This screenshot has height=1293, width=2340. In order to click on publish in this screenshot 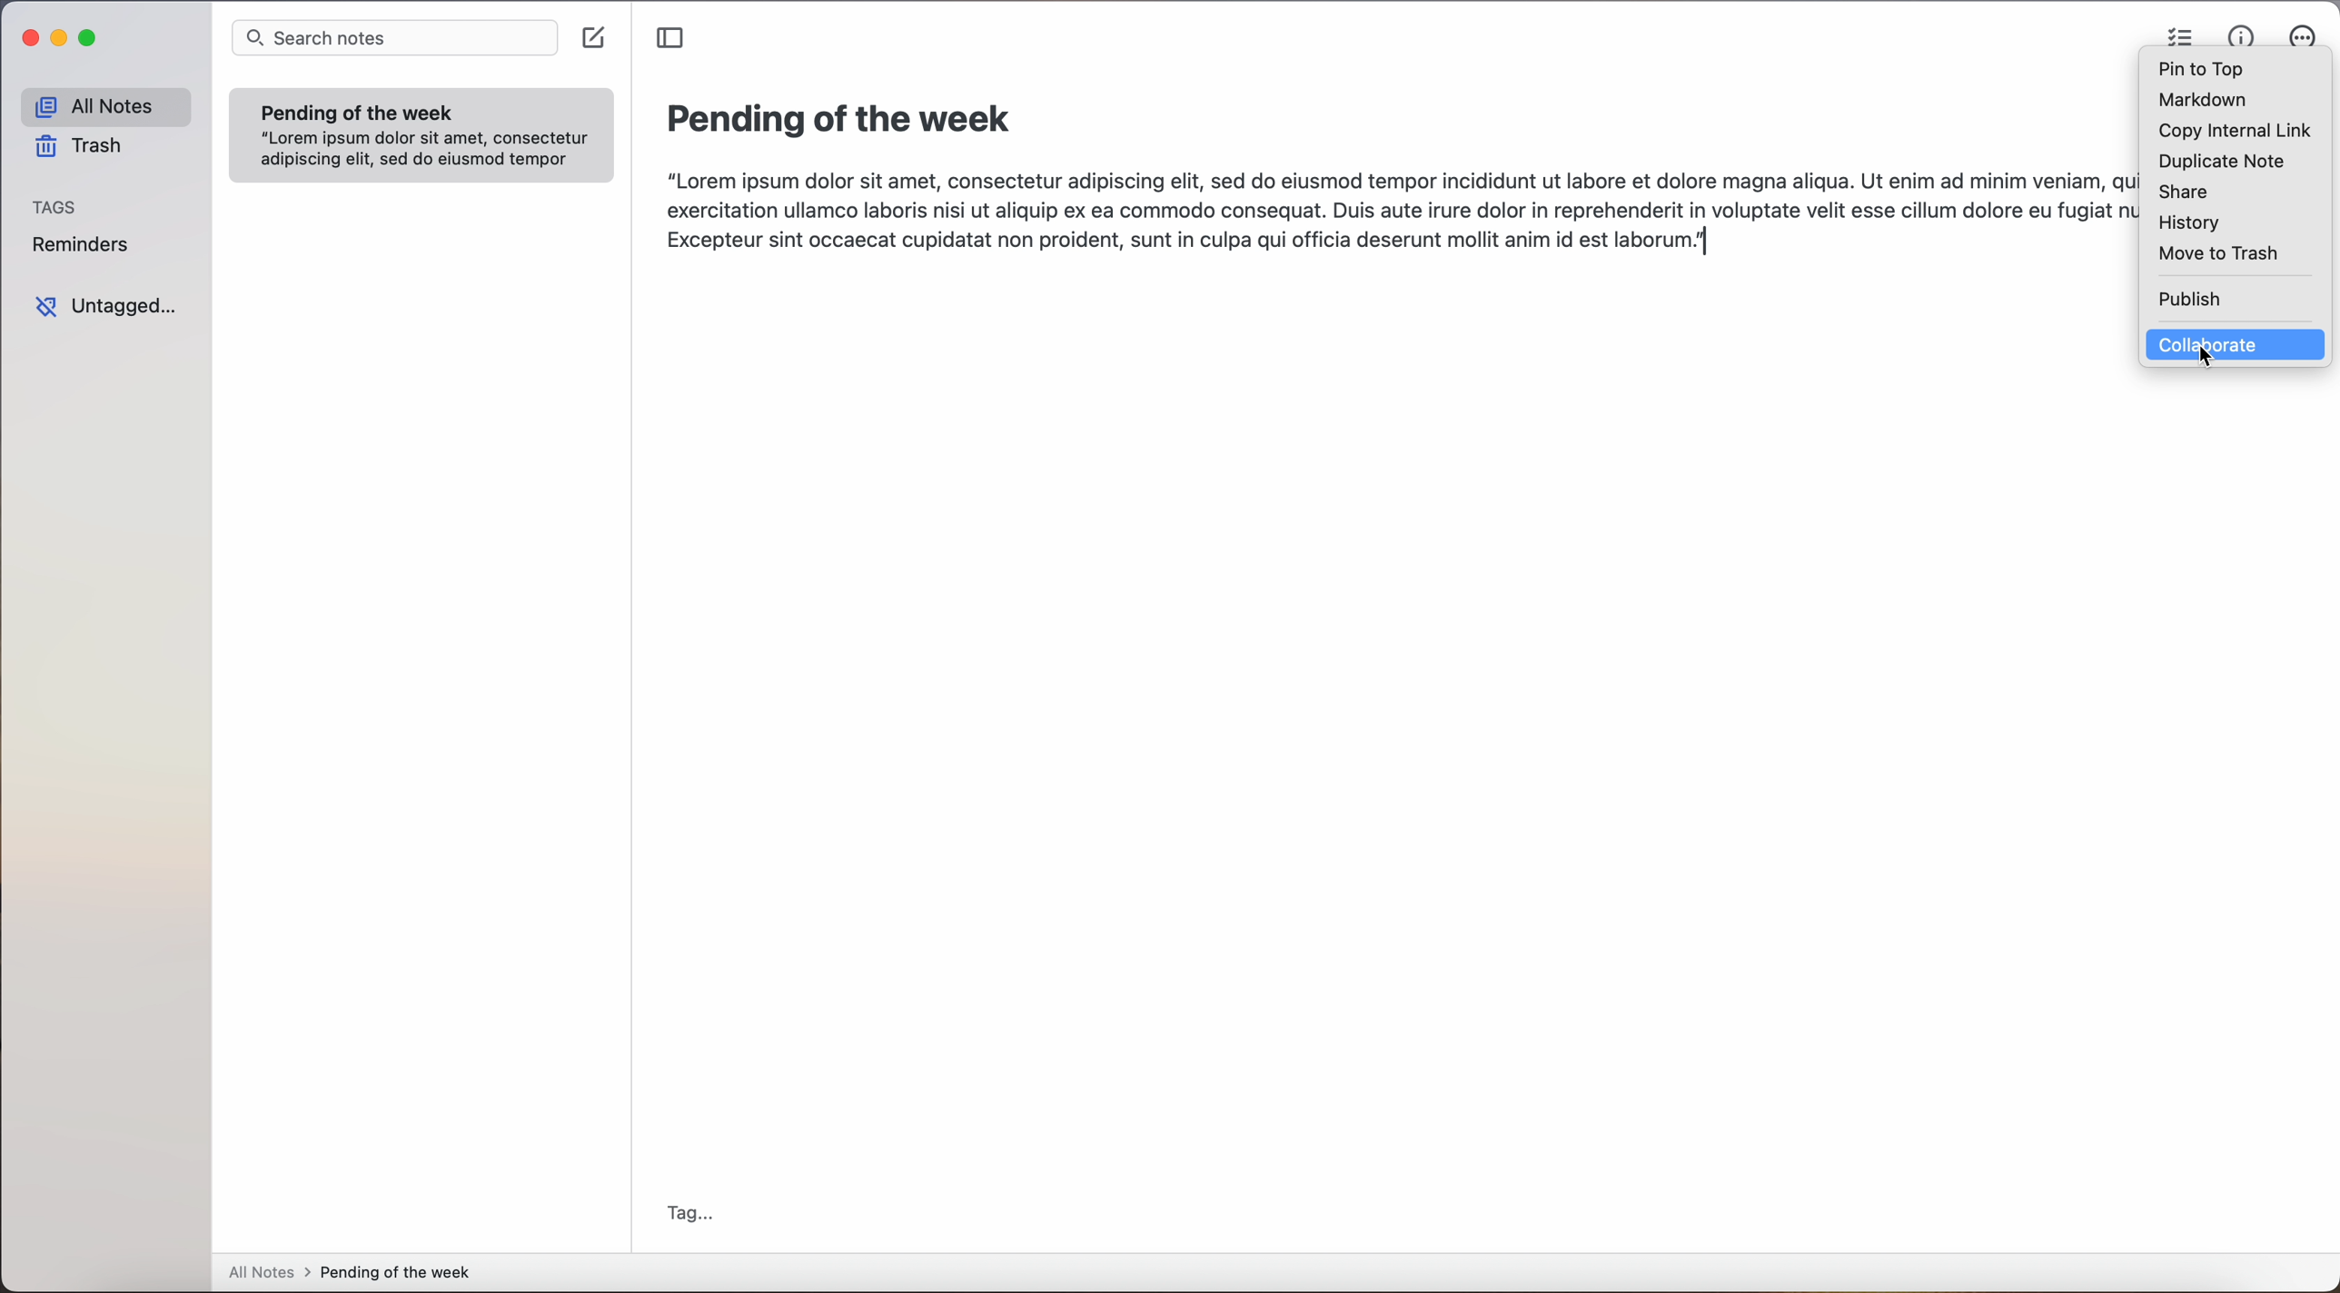, I will do `click(2189, 299)`.